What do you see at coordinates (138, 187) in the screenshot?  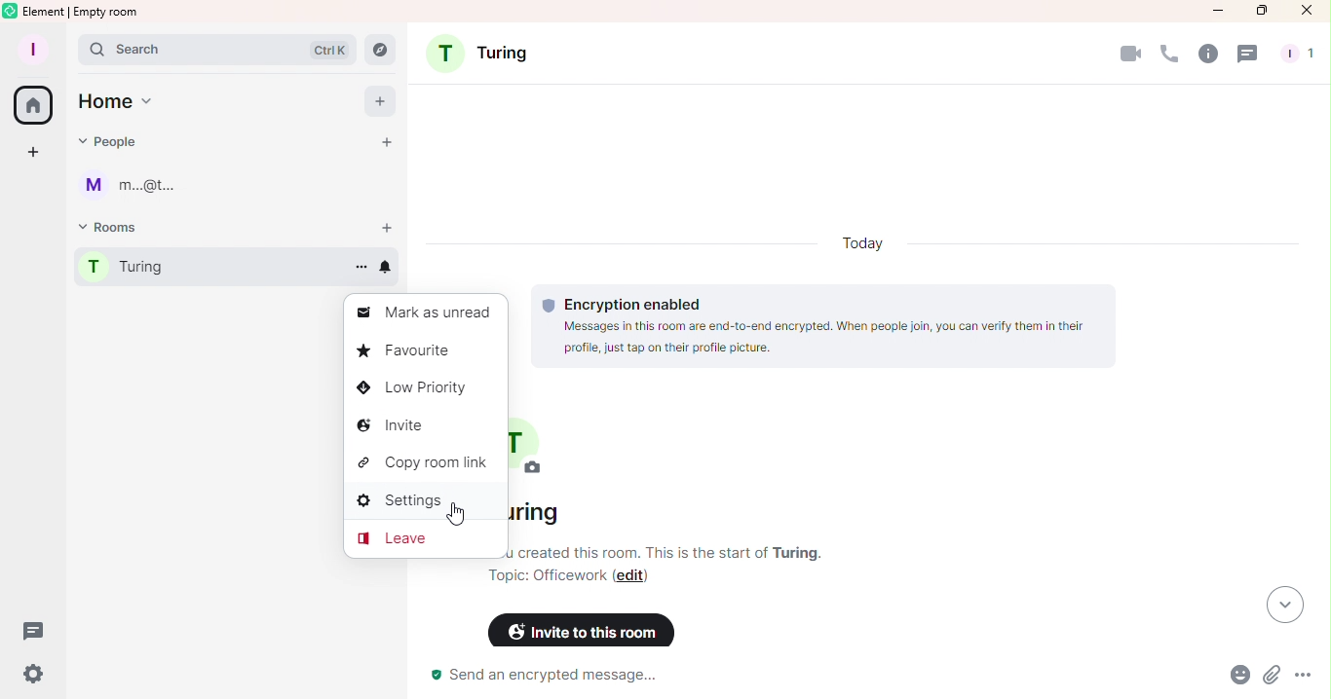 I see `User` at bounding box center [138, 187].